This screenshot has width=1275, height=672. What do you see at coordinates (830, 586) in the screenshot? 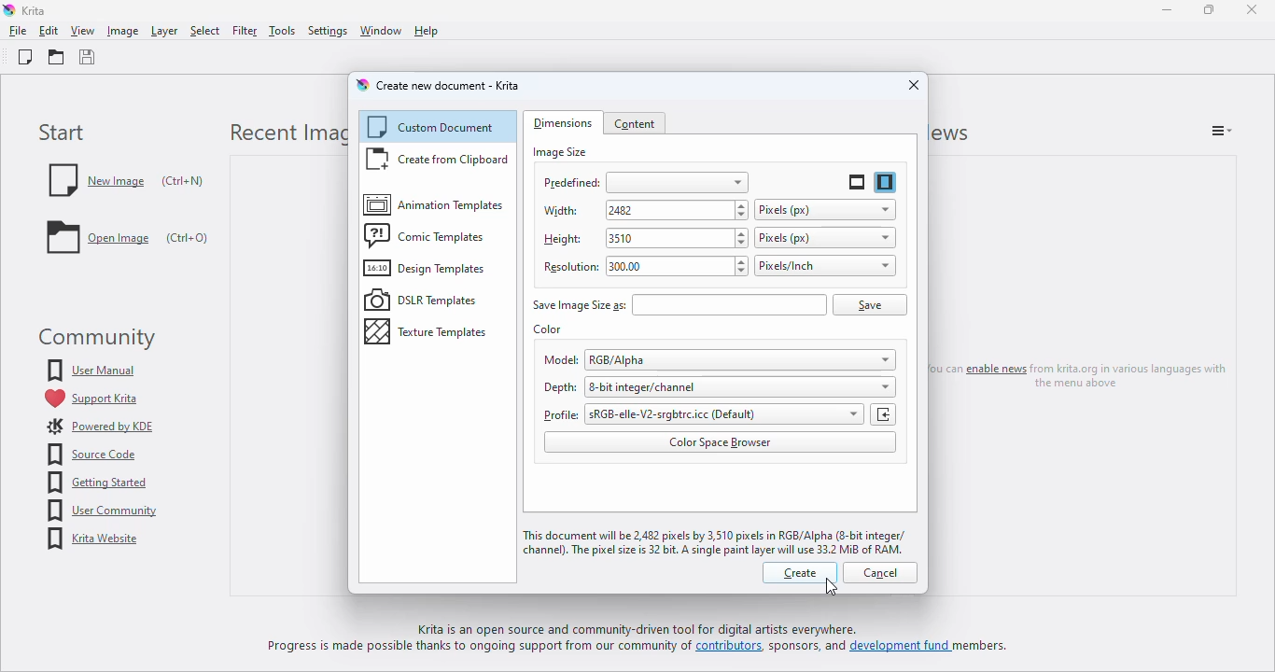
I see `cursor` at bounding box center [830, 586].